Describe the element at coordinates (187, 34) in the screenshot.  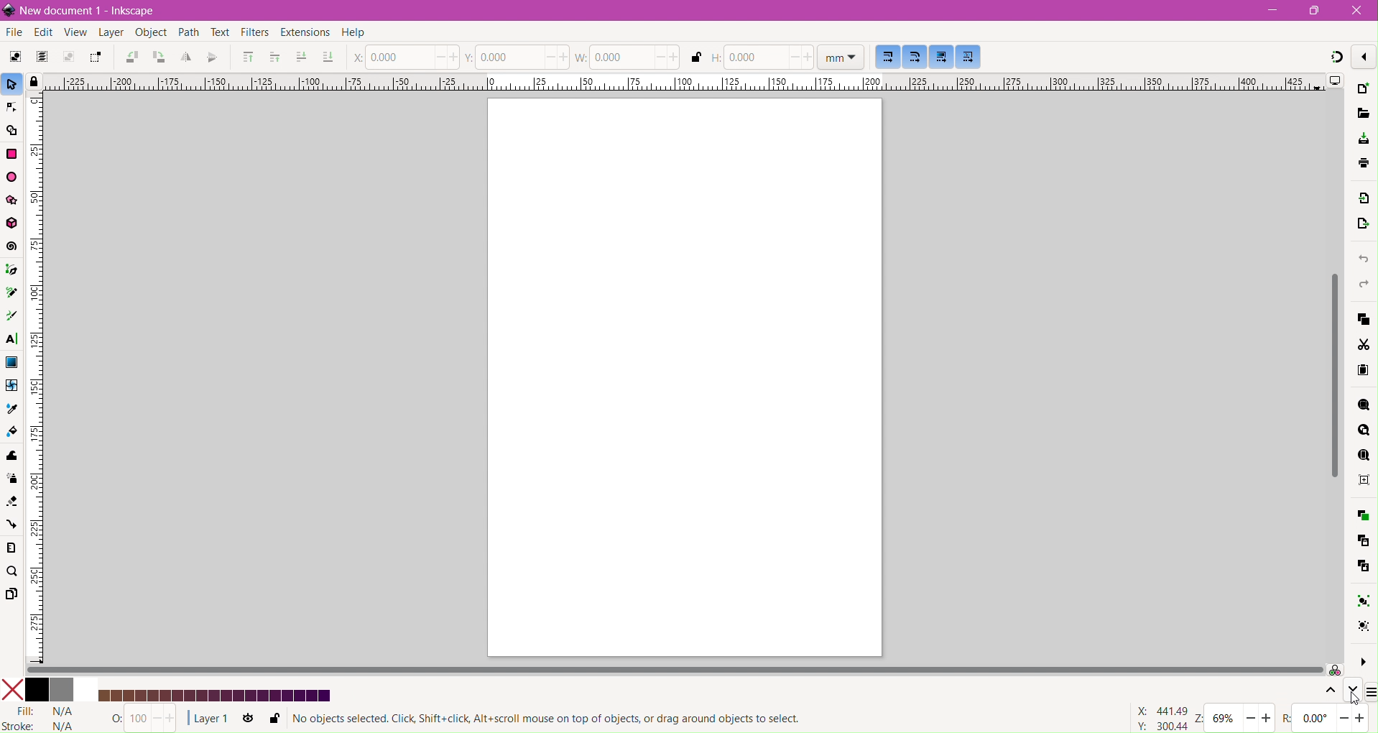
I see `Path` at that location.